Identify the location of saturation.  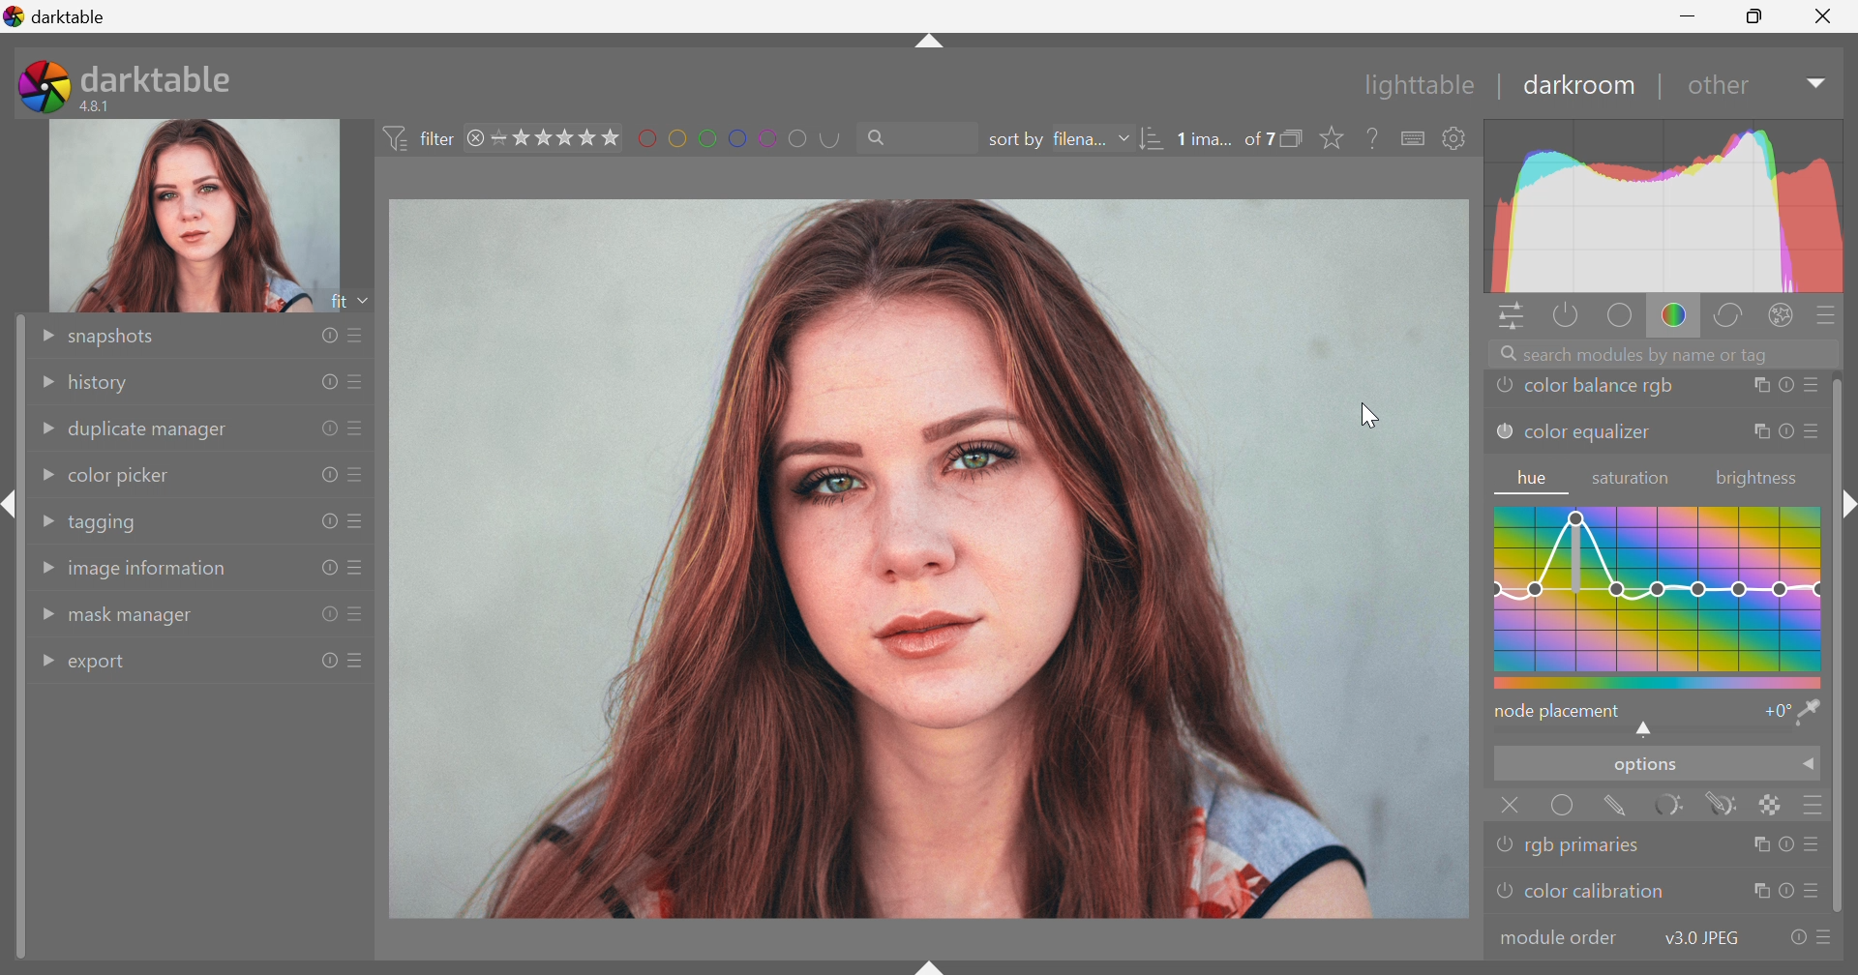
(1634, 479).